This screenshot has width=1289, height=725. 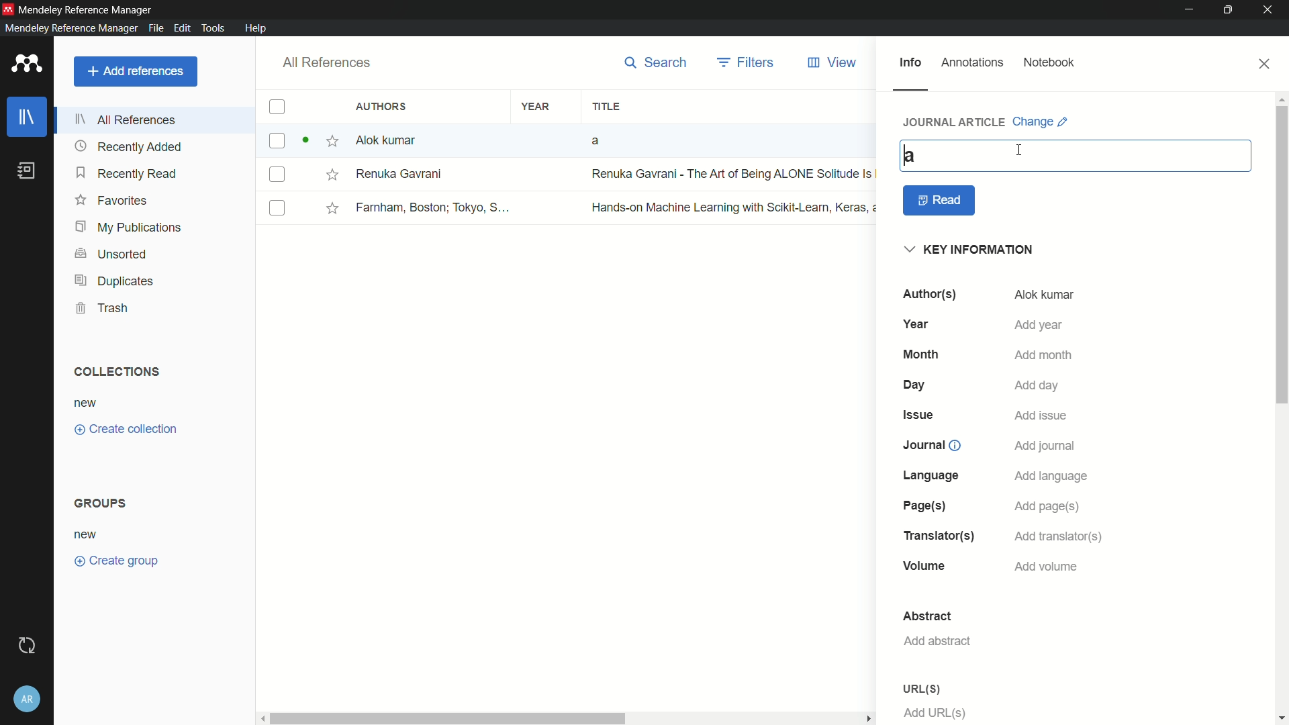 I want to click on book, so click(x=30, y=171).